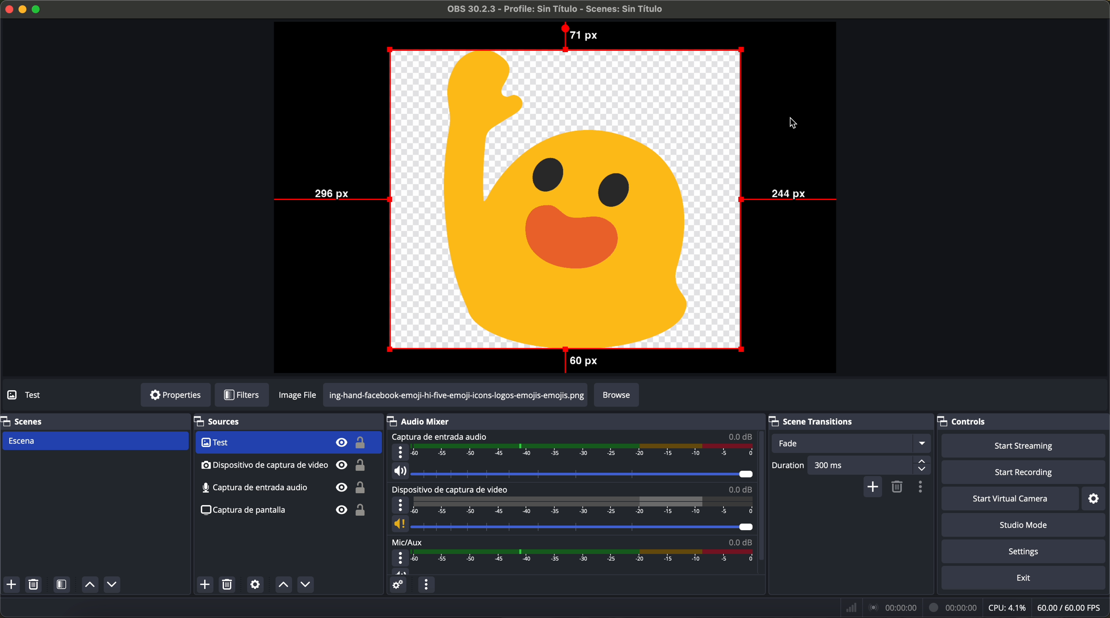 This screenshot has height=618, width=1110. What do you see at coordinates (585, 556) in the screenshot?
I see `timeline` at bounding box center [585, 556].